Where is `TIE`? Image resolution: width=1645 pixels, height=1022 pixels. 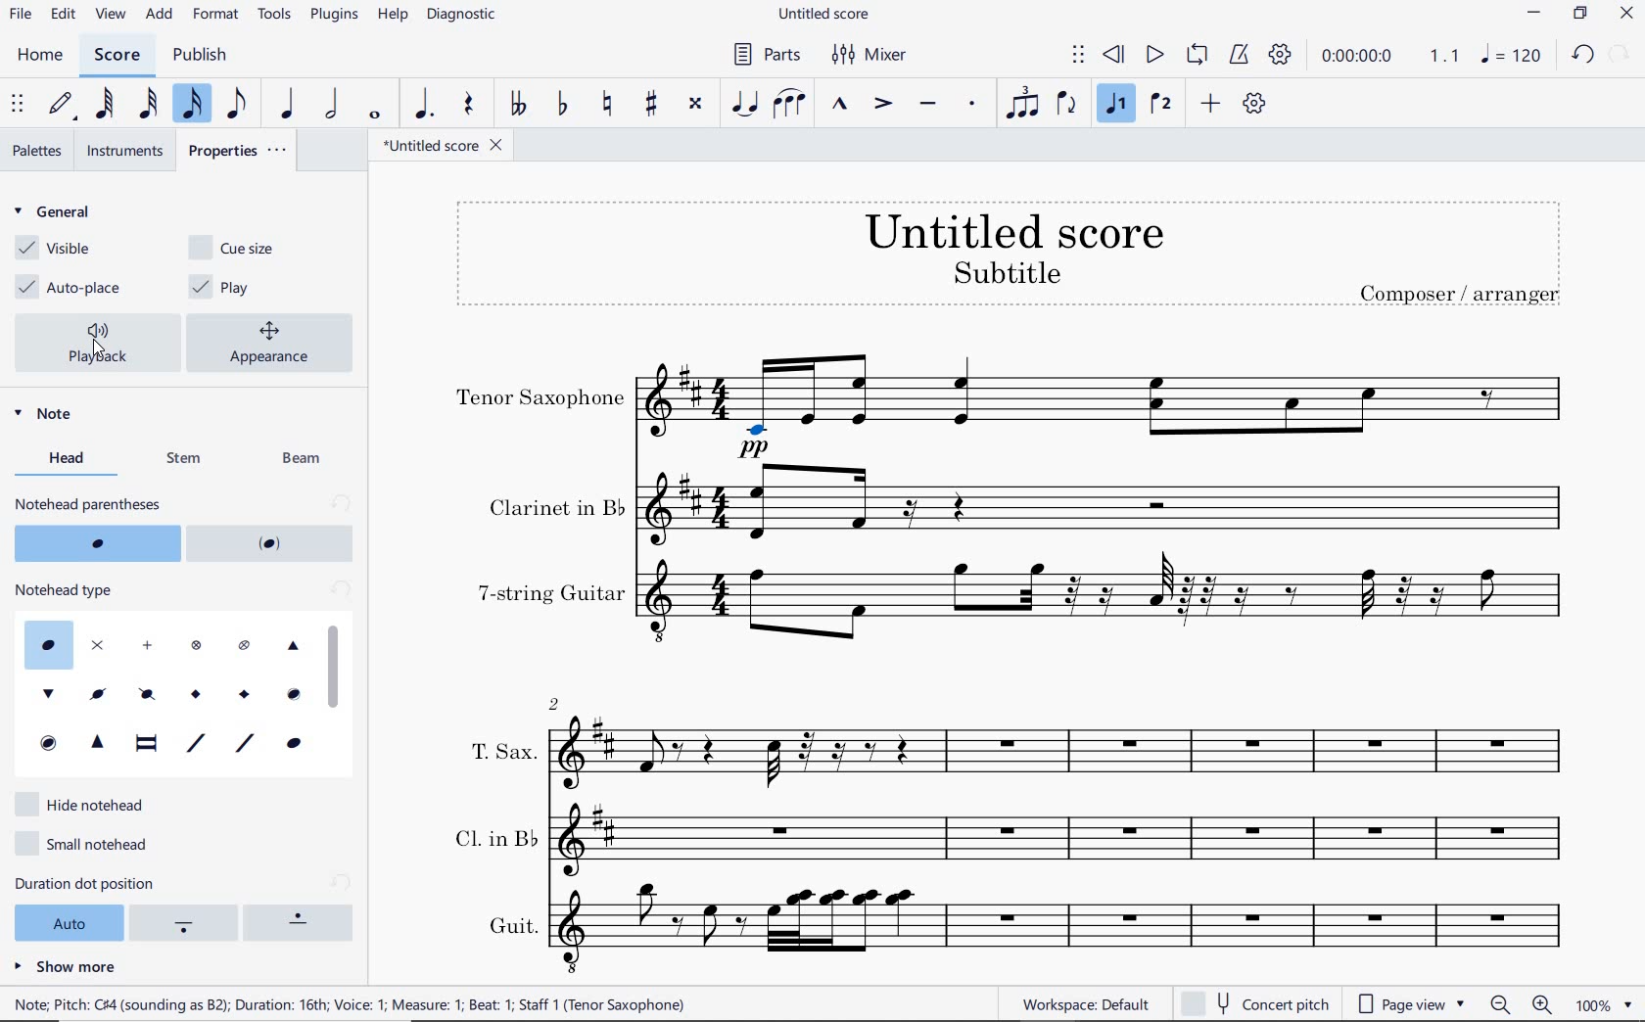
TIE is located at coordinates (745, 103).